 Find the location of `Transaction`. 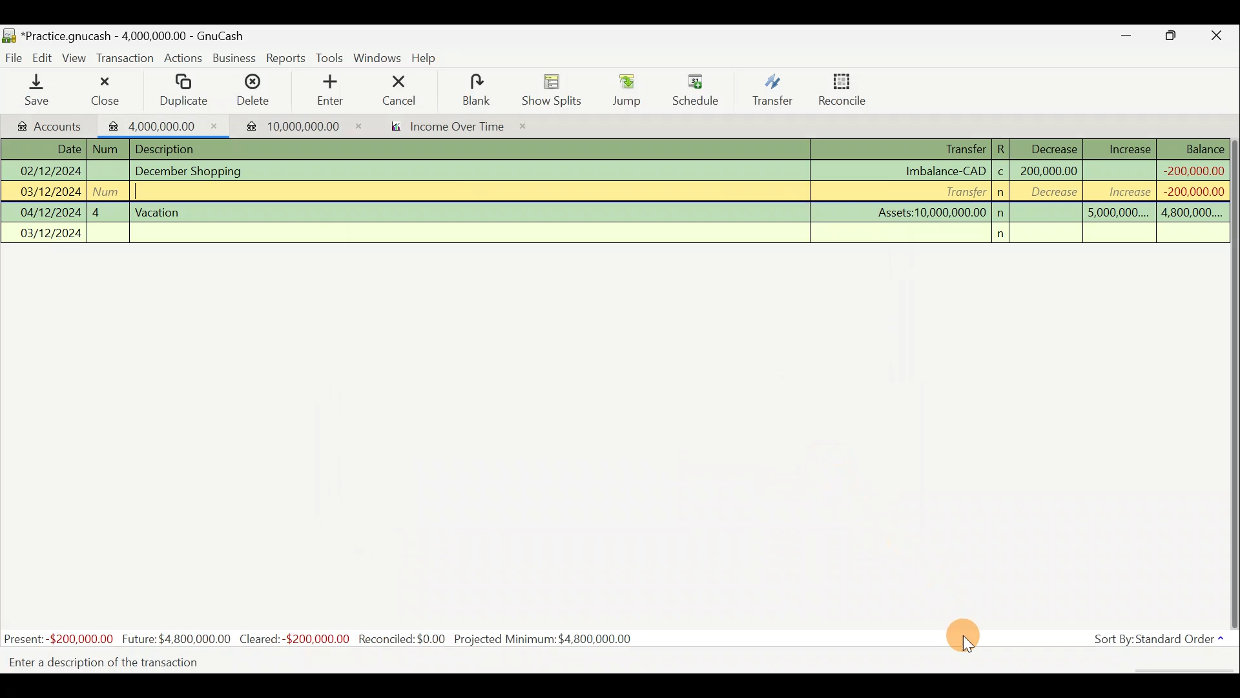

Transaction is located at coordinates (129, 59).